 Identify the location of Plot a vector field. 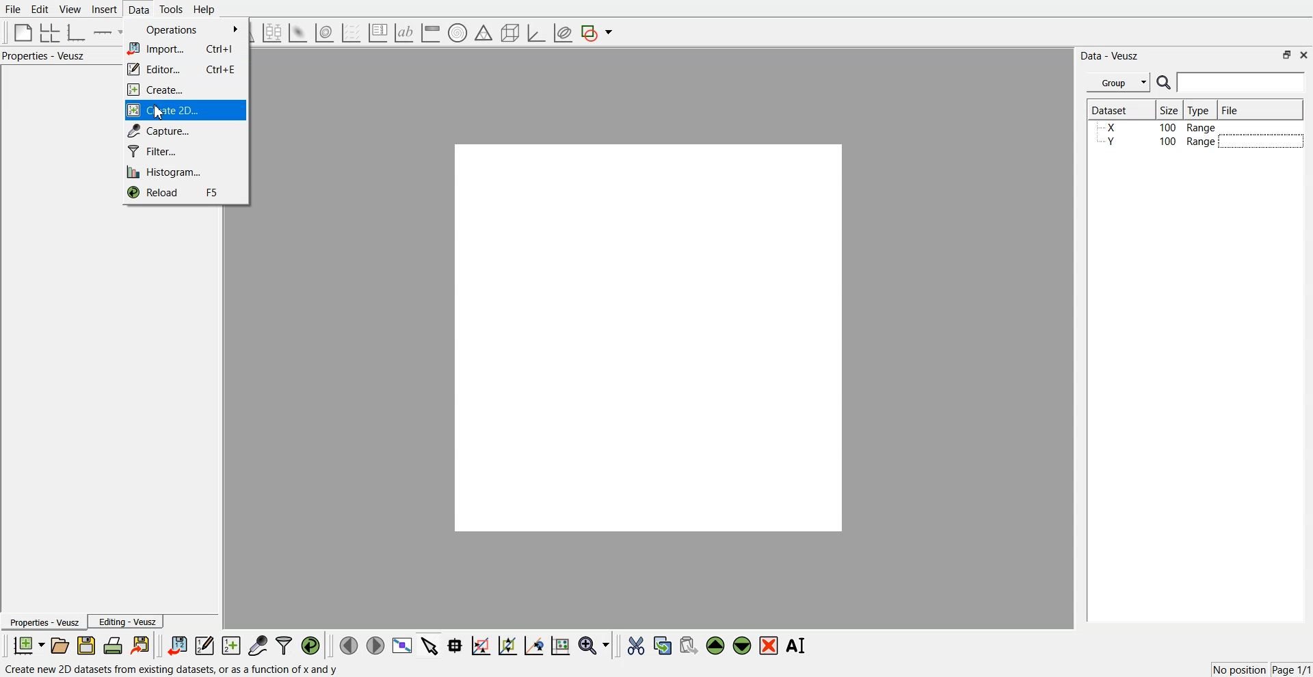
(351, 34).